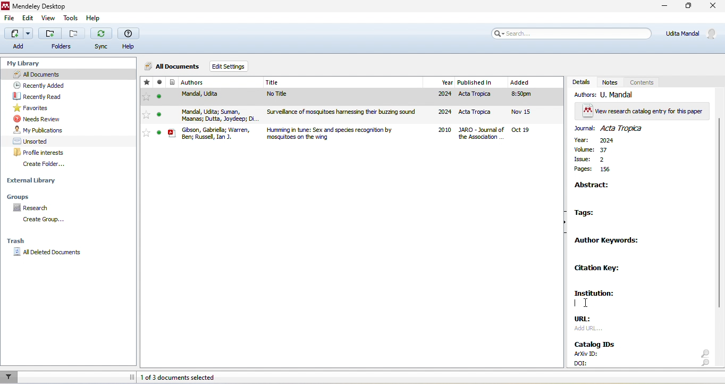  Describe the element at coordinates (344, 82) in the screenshot. I see `title` at that location.